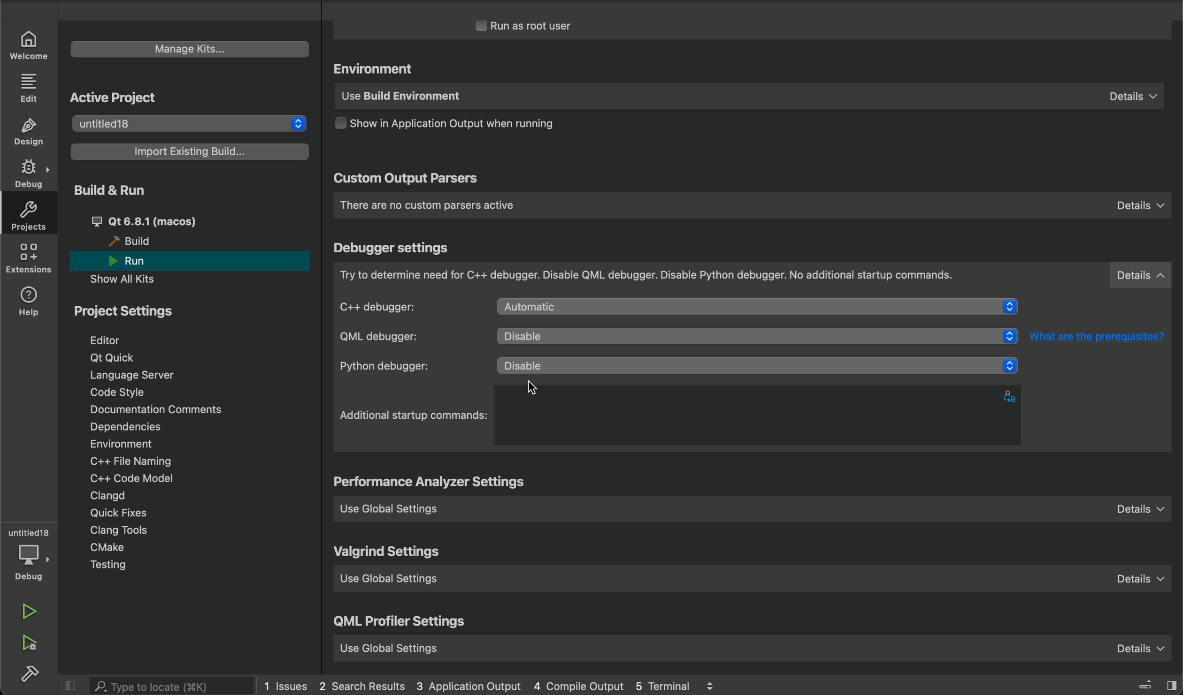 The image size is (1183, 695). What do you see at coordinates (433, 483) in the screenshot?
I see `settings` at bounding box center [433, 483].